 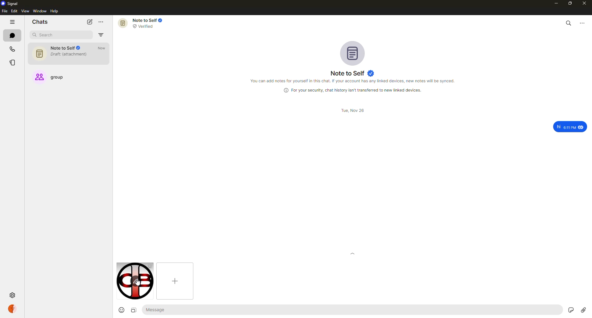 I want to click on more, so click(x=102, y=22).